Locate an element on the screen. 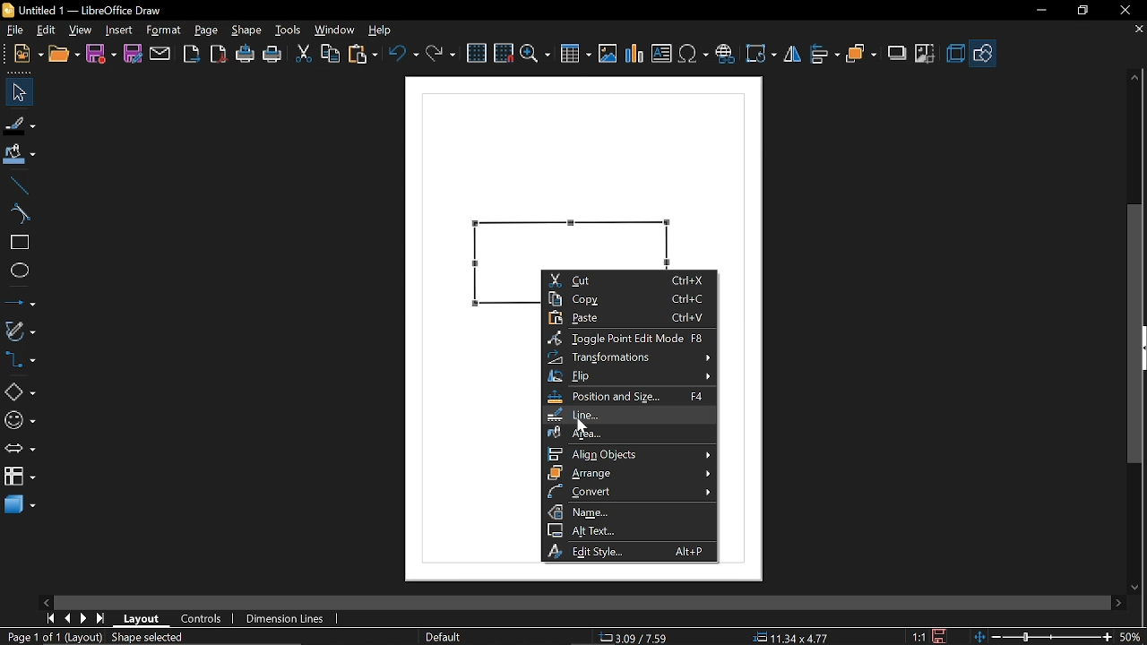 The width and height of the screenshot is (1147, 645). Export is located at coordinates (192, 54).